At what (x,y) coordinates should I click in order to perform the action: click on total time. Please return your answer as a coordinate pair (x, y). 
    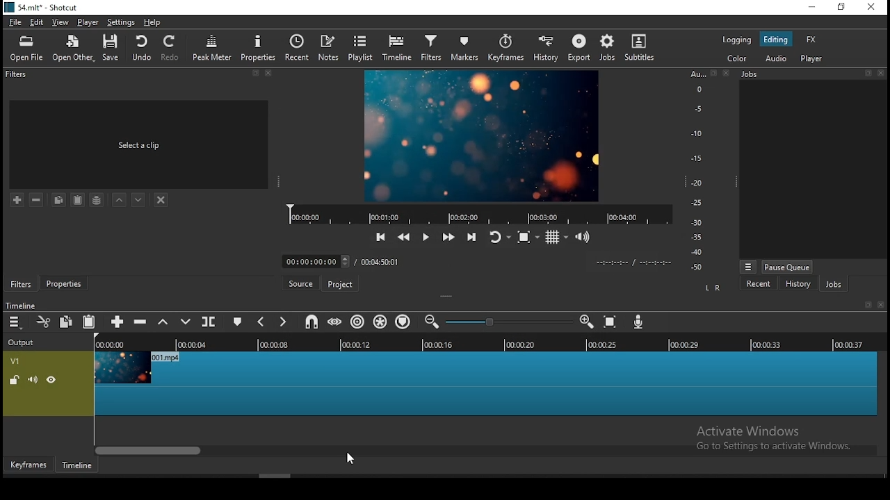
    Looking at the image, I should click on (379, 263).